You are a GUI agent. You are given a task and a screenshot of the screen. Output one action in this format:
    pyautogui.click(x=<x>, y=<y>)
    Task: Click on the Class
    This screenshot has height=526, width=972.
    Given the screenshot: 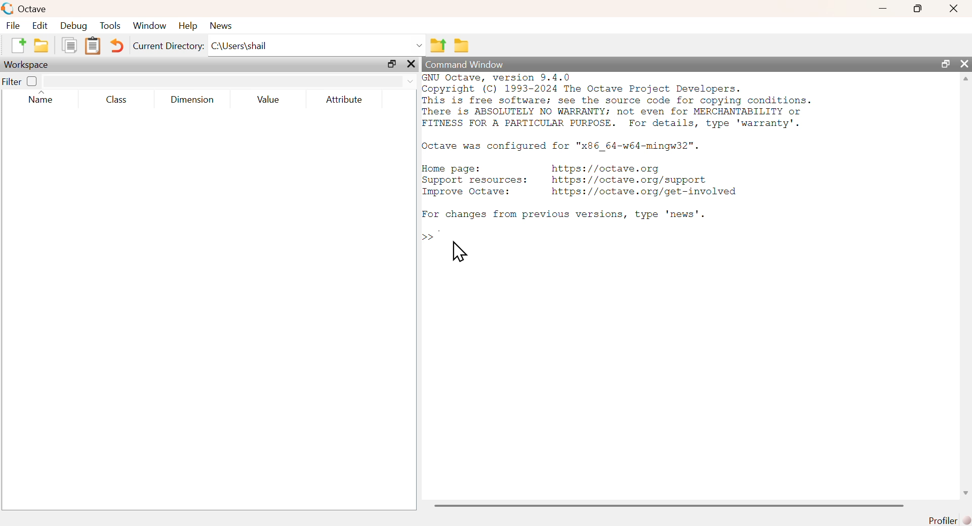 What is the action you would take?
    pyautogui.click(x=120, y=100)
    